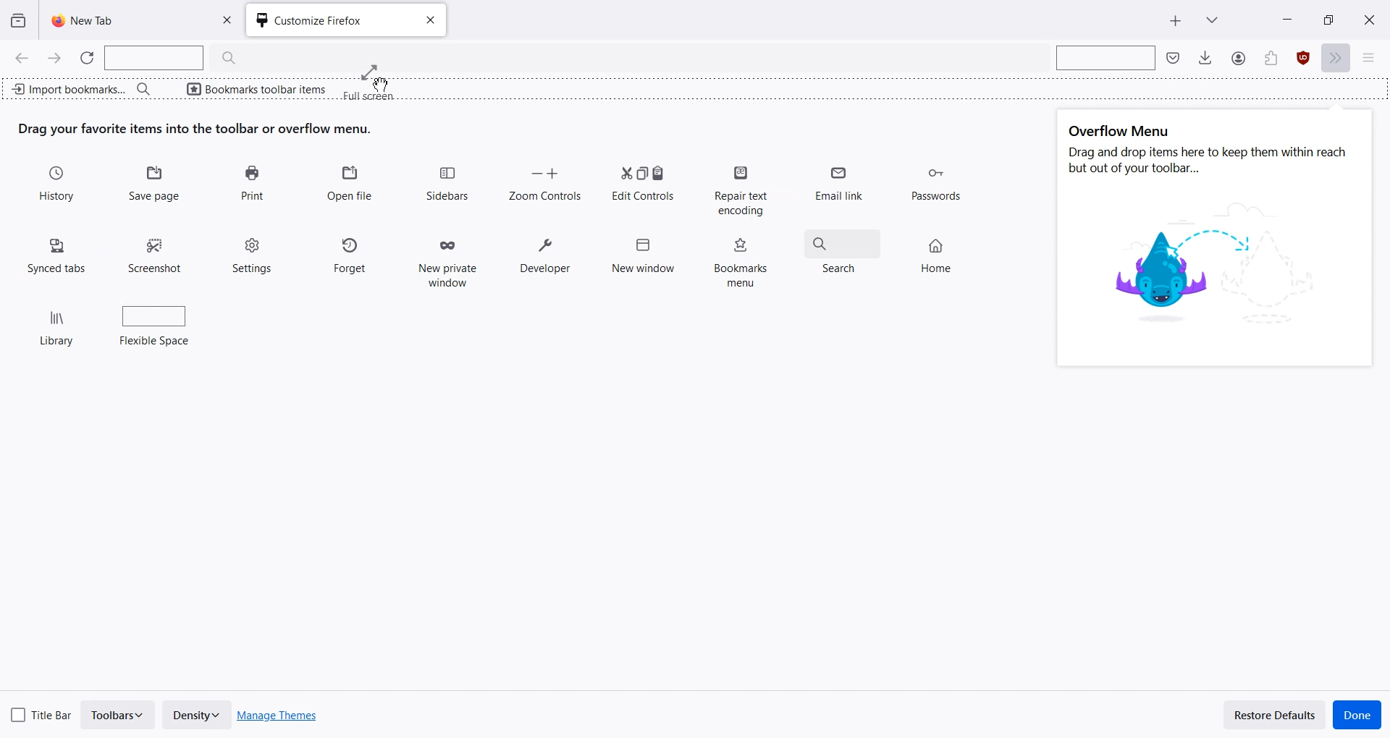 The height and width of the screenshot is (738, 1390). What do you see at coordinates (143, 88) in the screenshot?
I see `Search bar` at bounding box center [143, 88].